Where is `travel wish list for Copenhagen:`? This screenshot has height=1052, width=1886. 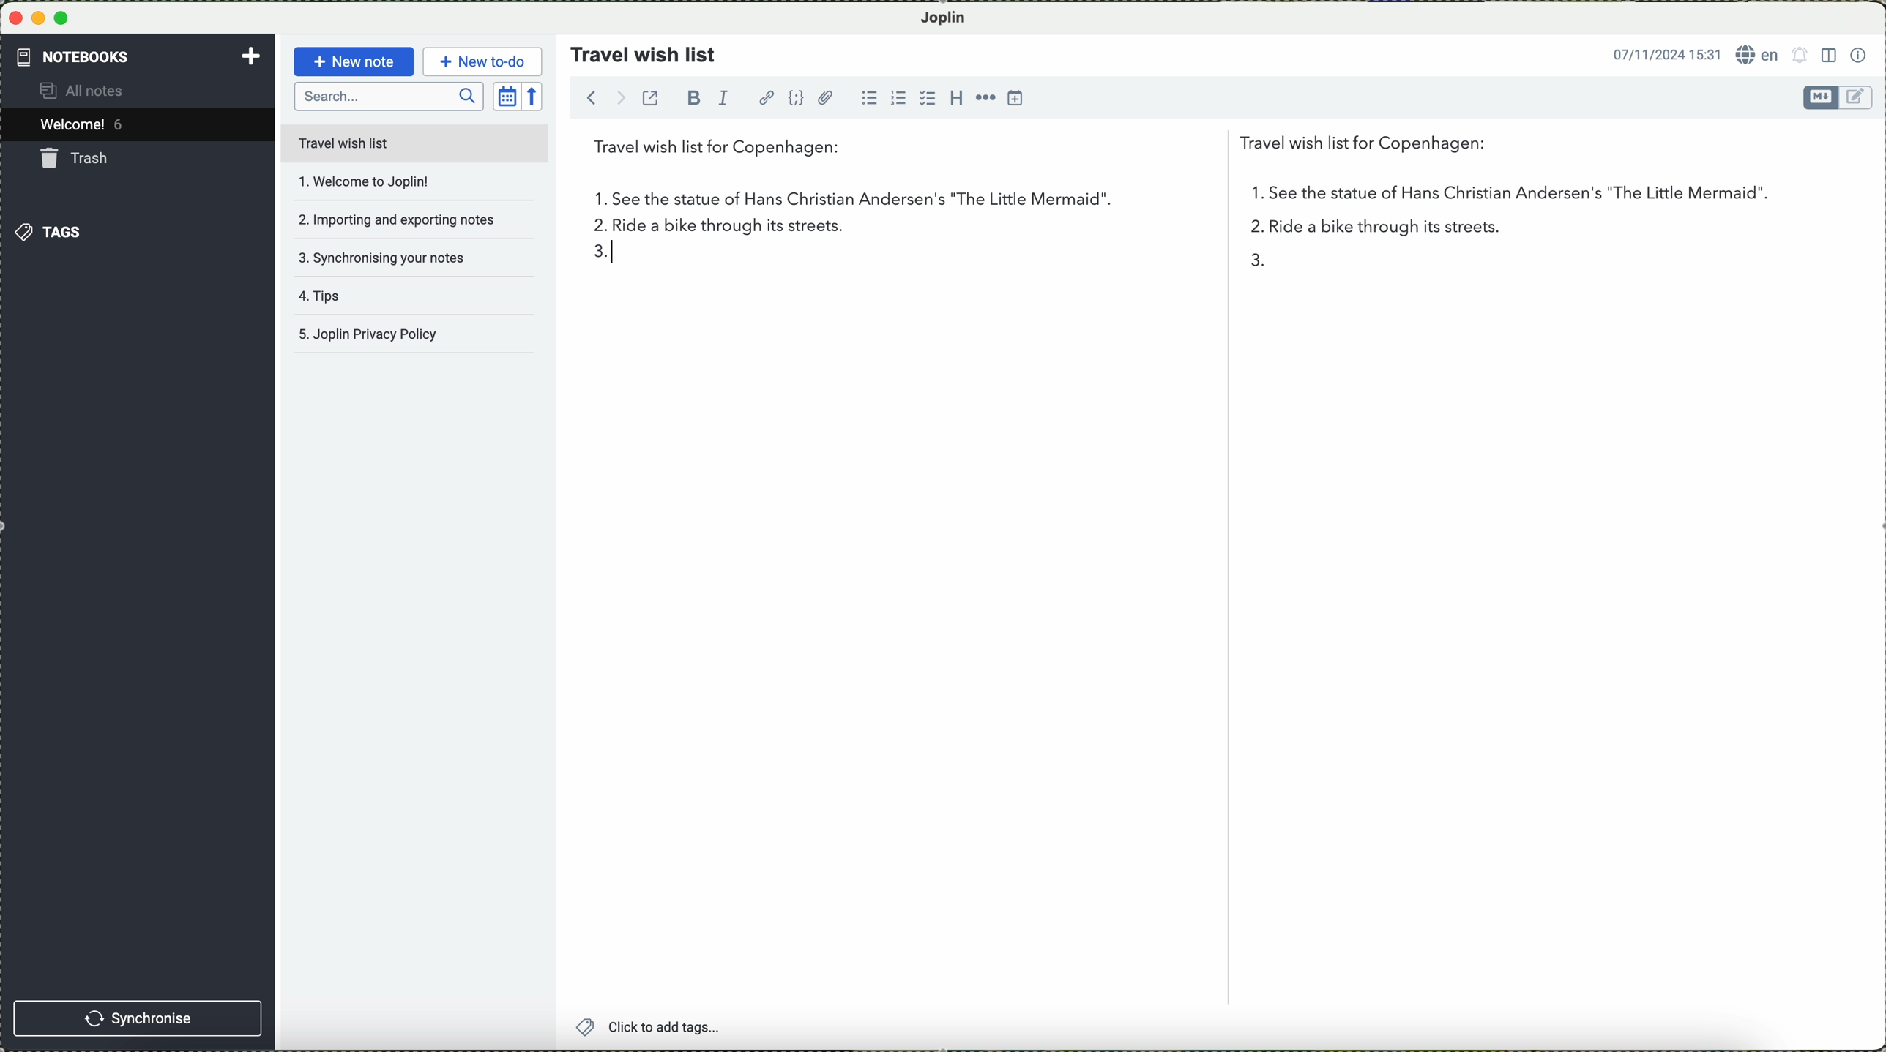
travel wish list for Copenhagen: is located at coordinates (1048, 150).